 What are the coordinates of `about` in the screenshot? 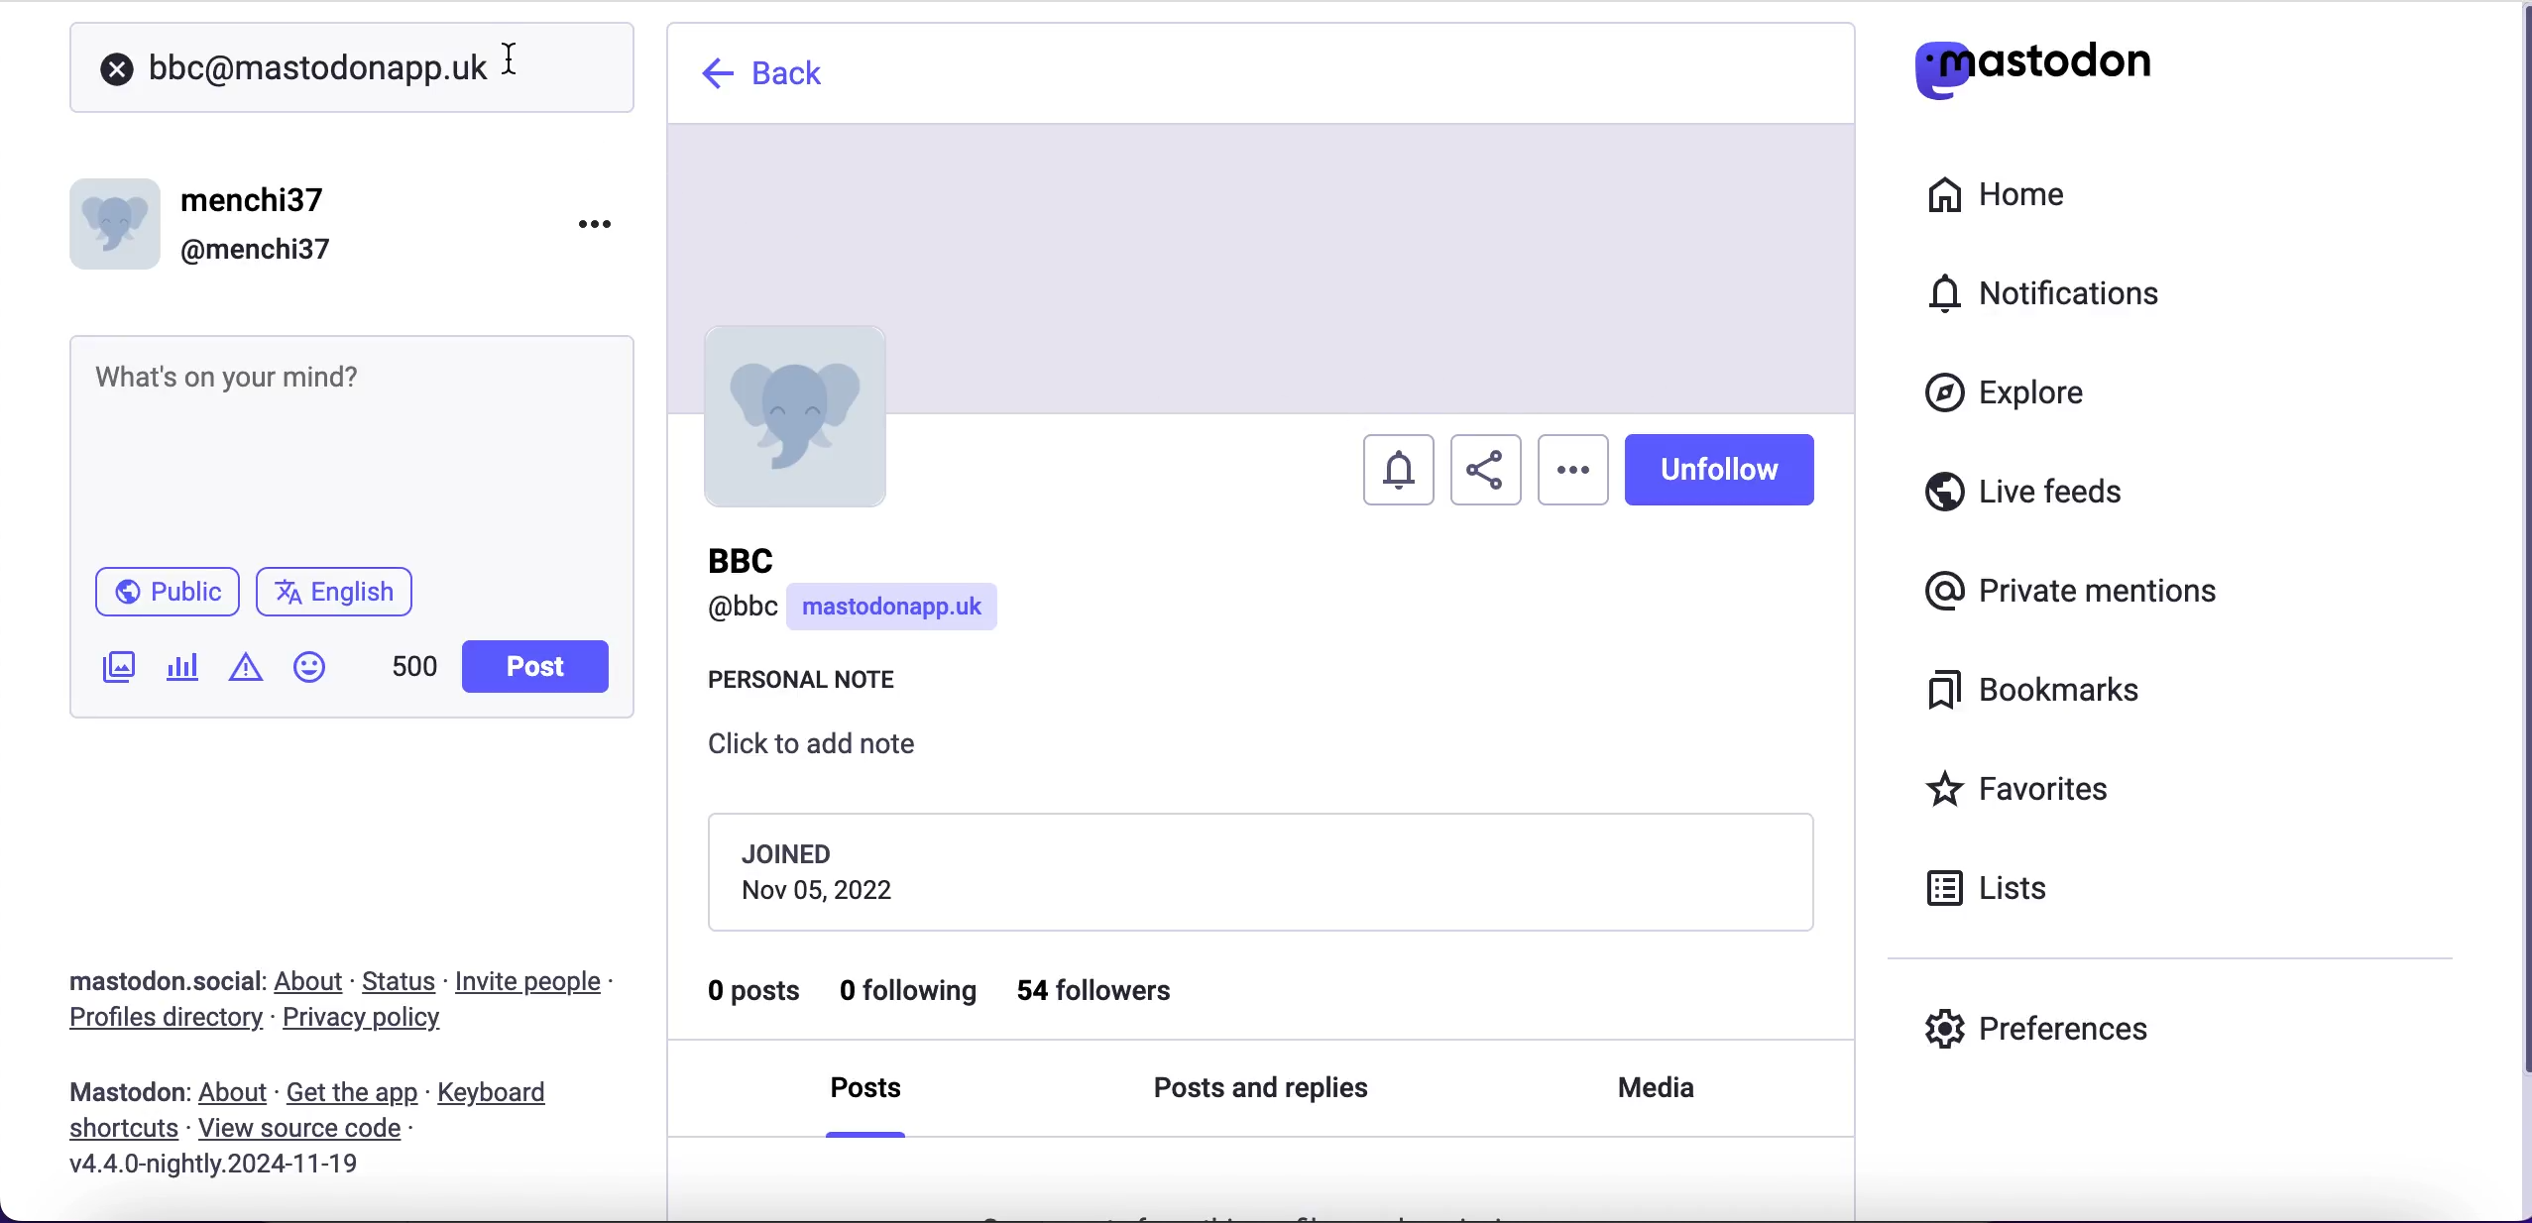 It's located at (237, 1093).